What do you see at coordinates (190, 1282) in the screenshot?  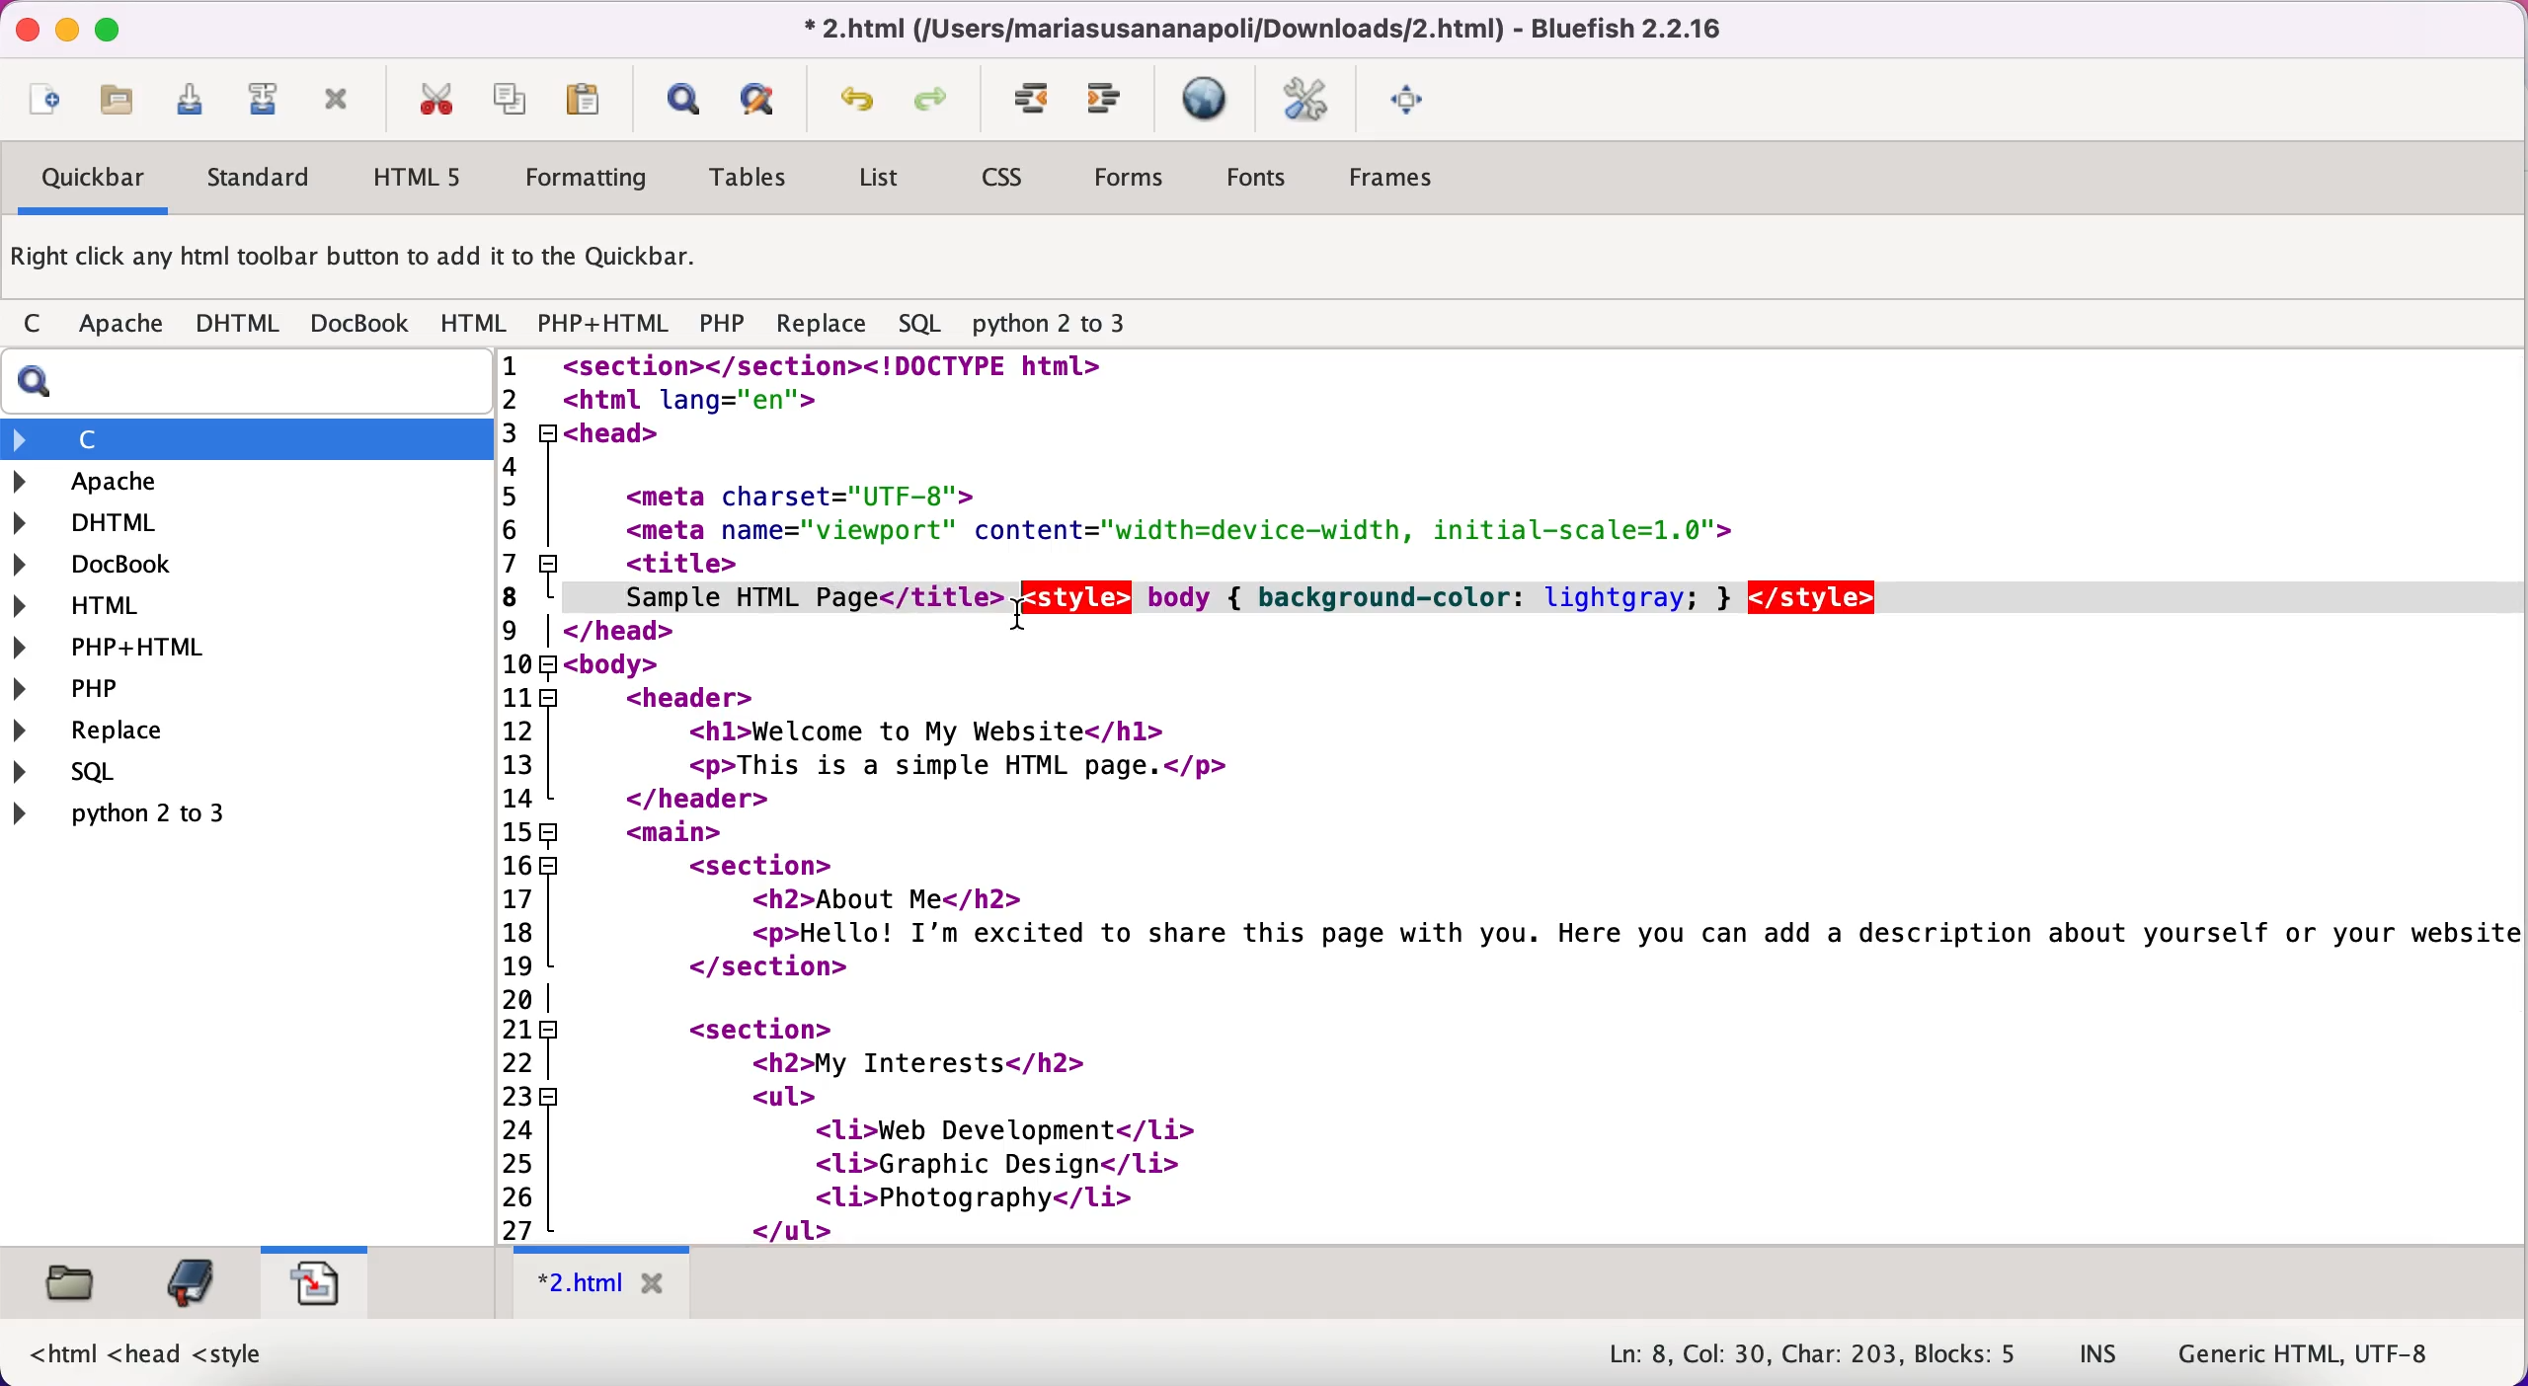 I see `bookmarks` at bounding box center [190, 1282].